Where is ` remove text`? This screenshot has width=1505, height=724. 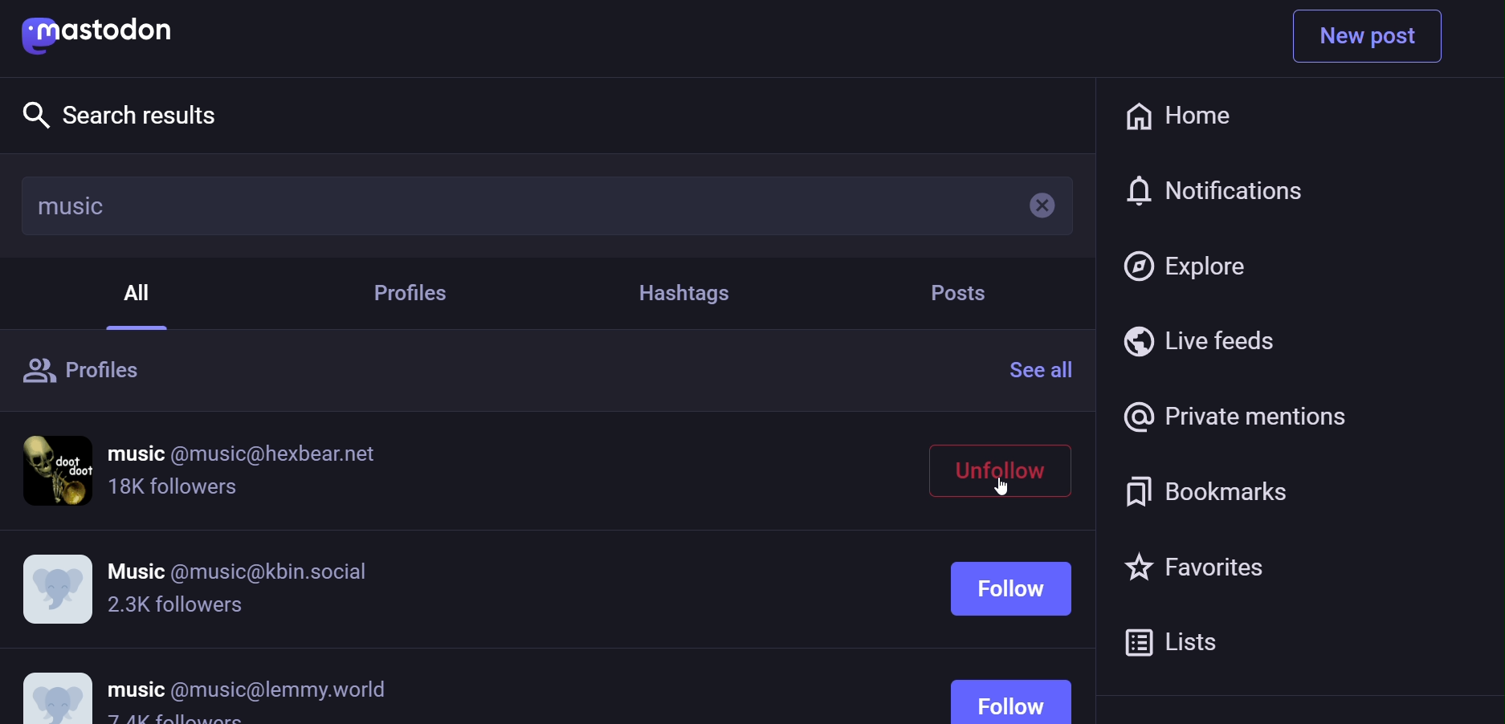
 remove text is located at coordinates (1032, 205).